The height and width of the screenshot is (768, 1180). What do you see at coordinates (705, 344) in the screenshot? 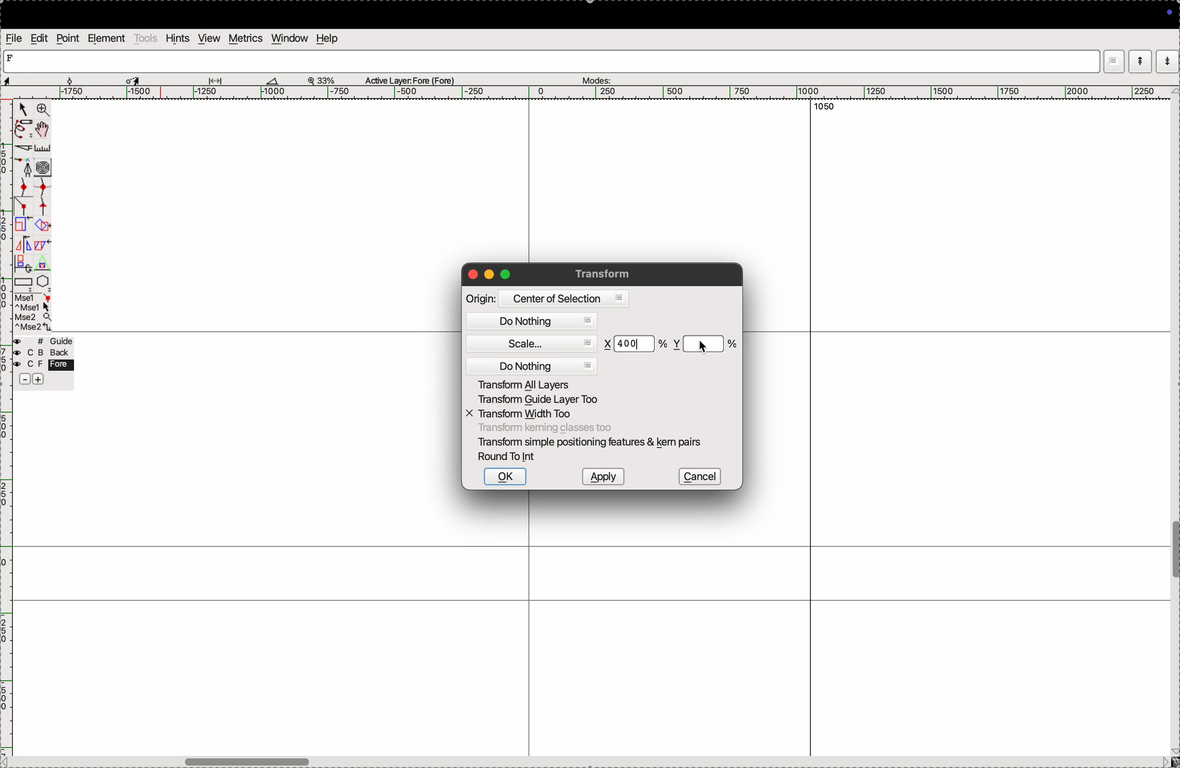
I see `y scale %` at bounding box center [705, 344].